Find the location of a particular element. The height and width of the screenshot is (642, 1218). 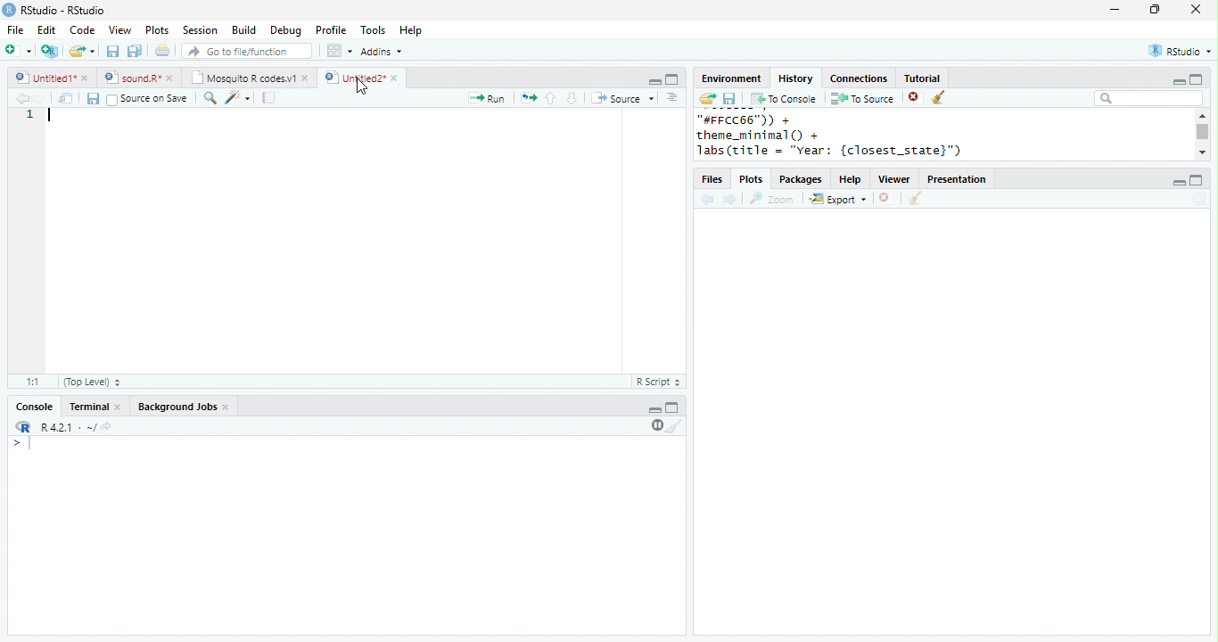

Help is located at coordinates (410, 29).